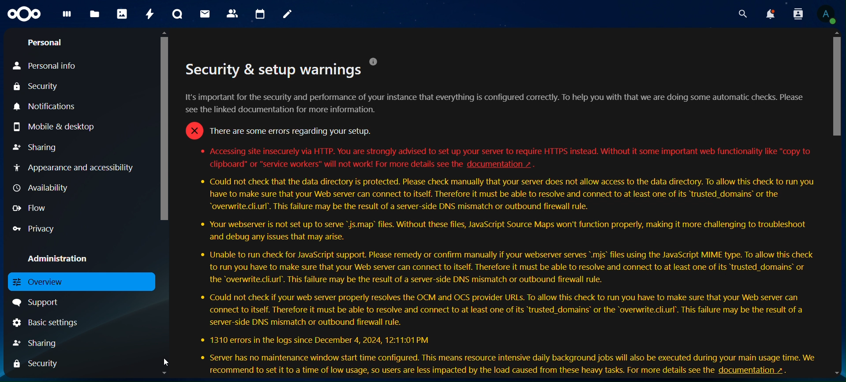 The width and height of the screenshot is (846, 382). What do you see at coordinates (37, 229) in the screenshot?
I see `privacy` at bounding box center [37, 229].